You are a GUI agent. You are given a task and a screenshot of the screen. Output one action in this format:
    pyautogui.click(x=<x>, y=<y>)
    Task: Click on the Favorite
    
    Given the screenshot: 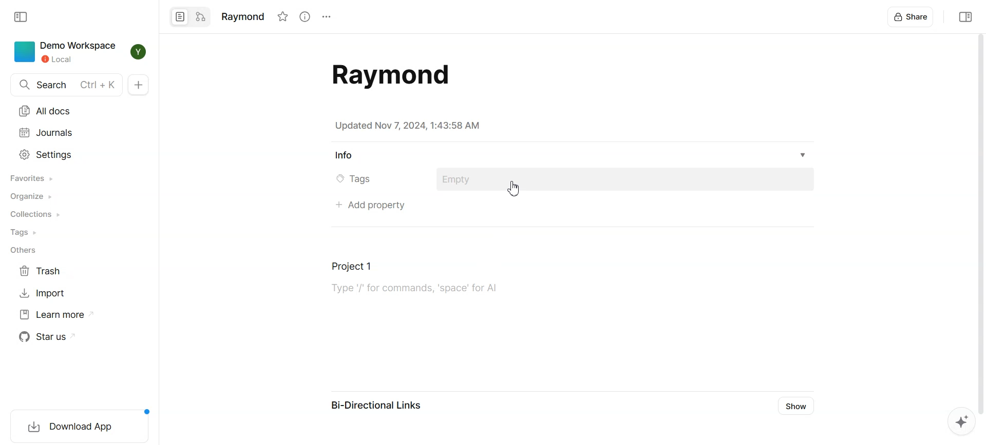 What is the action you would take?
    pyautogui.click(x=282, y=16)
    